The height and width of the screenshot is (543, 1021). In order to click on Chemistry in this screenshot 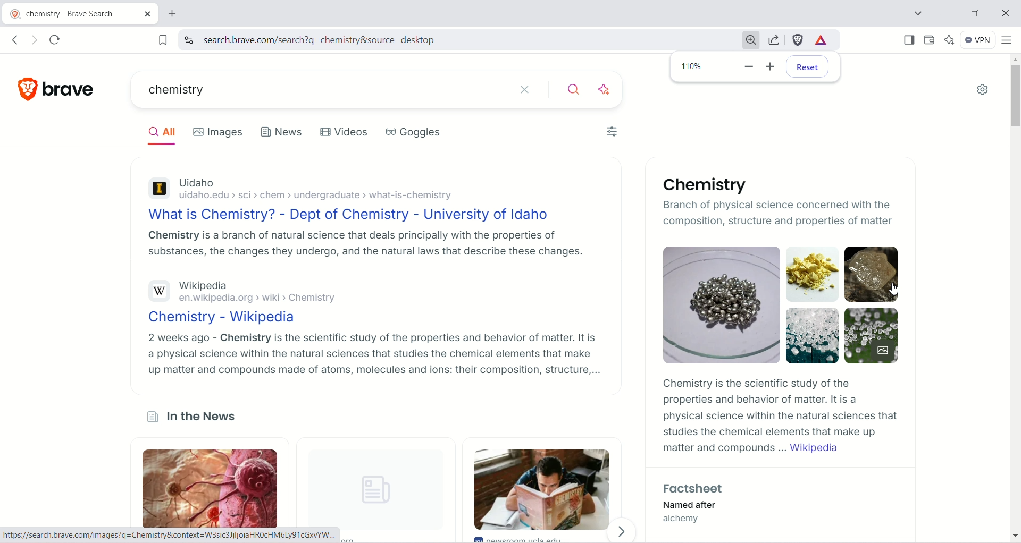, I will do `click(703, 183)`.